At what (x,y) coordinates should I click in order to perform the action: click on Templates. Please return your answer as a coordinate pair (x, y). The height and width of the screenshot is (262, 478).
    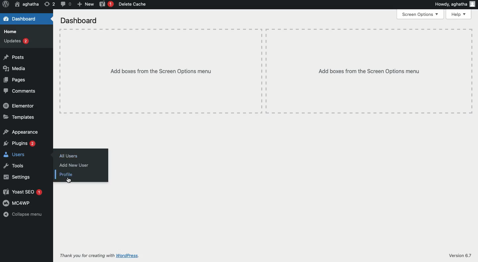
    Looking at the image, I should click on (19, 117).